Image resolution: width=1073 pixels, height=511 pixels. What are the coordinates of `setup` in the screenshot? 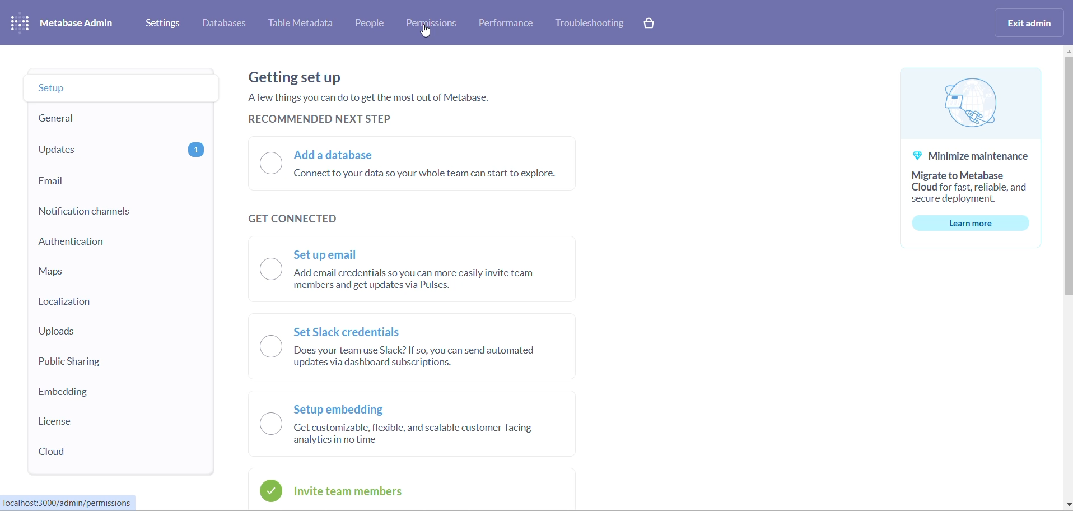 It's located at (115, 90).